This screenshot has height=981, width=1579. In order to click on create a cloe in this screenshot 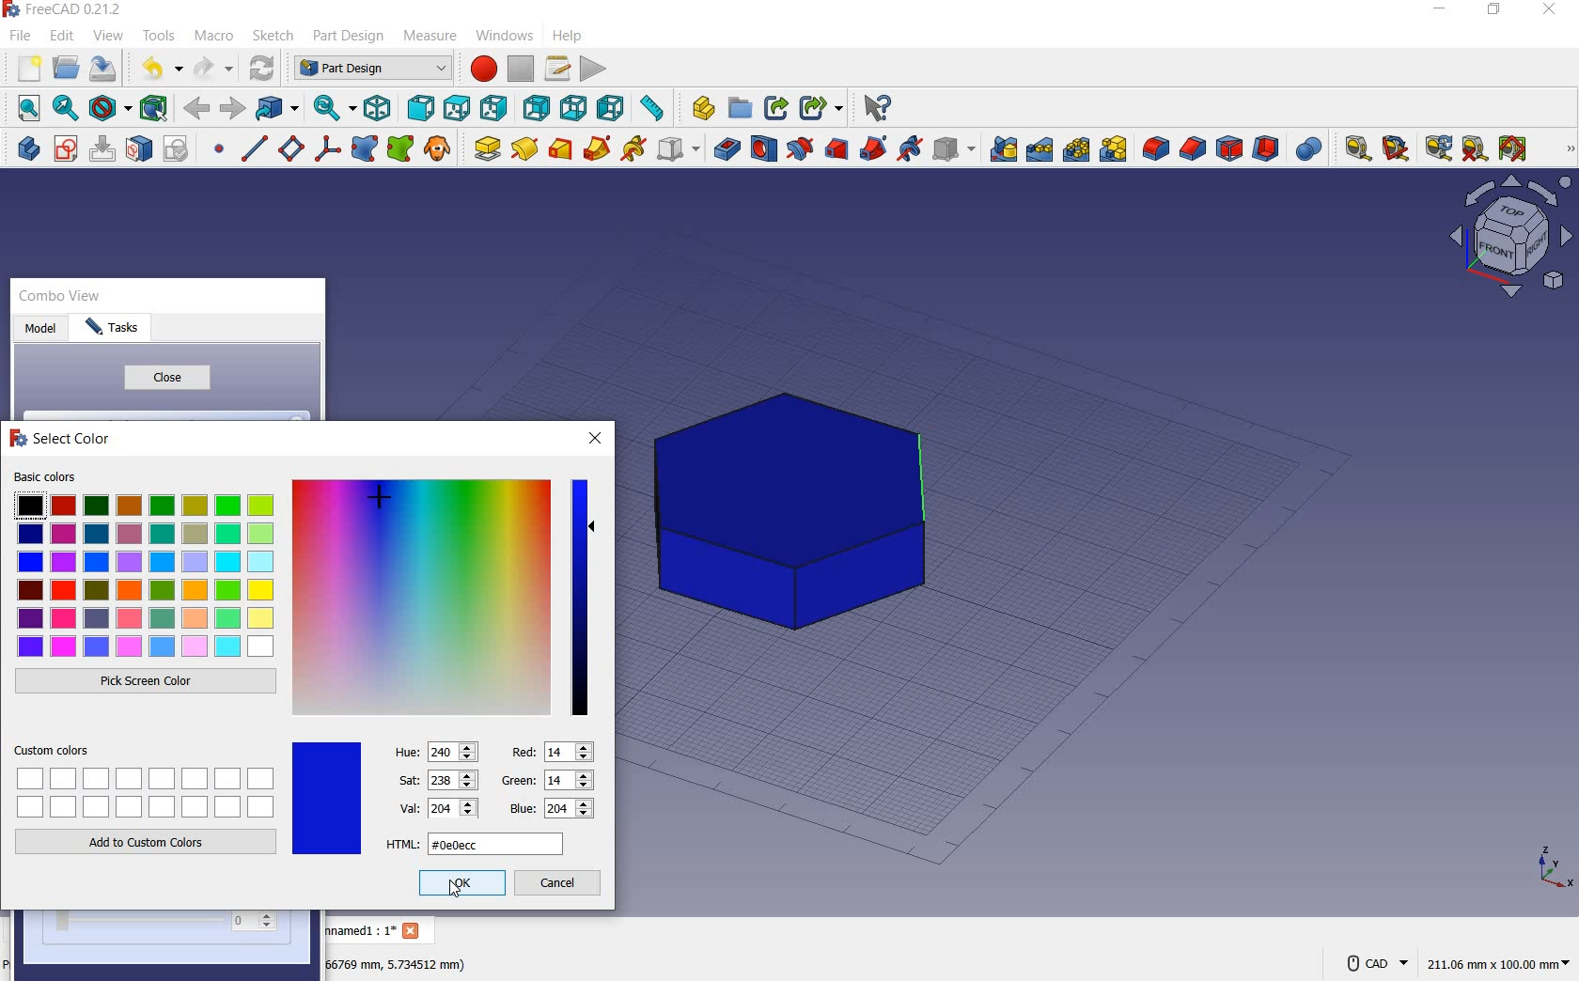, I will do `click(438, 149)`.